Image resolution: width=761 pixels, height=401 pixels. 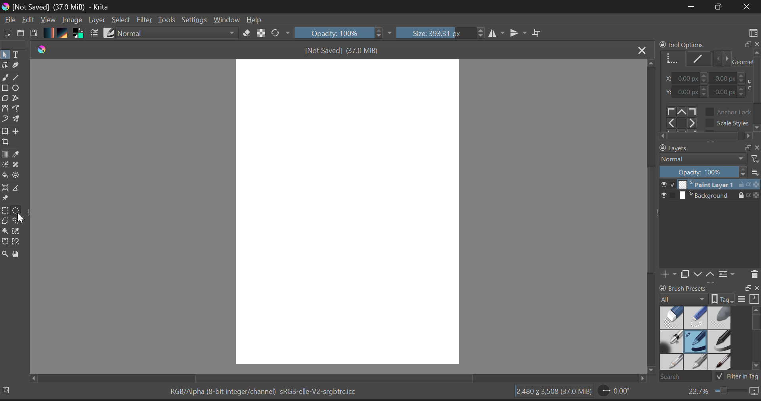 I want to click on Edit shapes, so click(x=5, y=66).